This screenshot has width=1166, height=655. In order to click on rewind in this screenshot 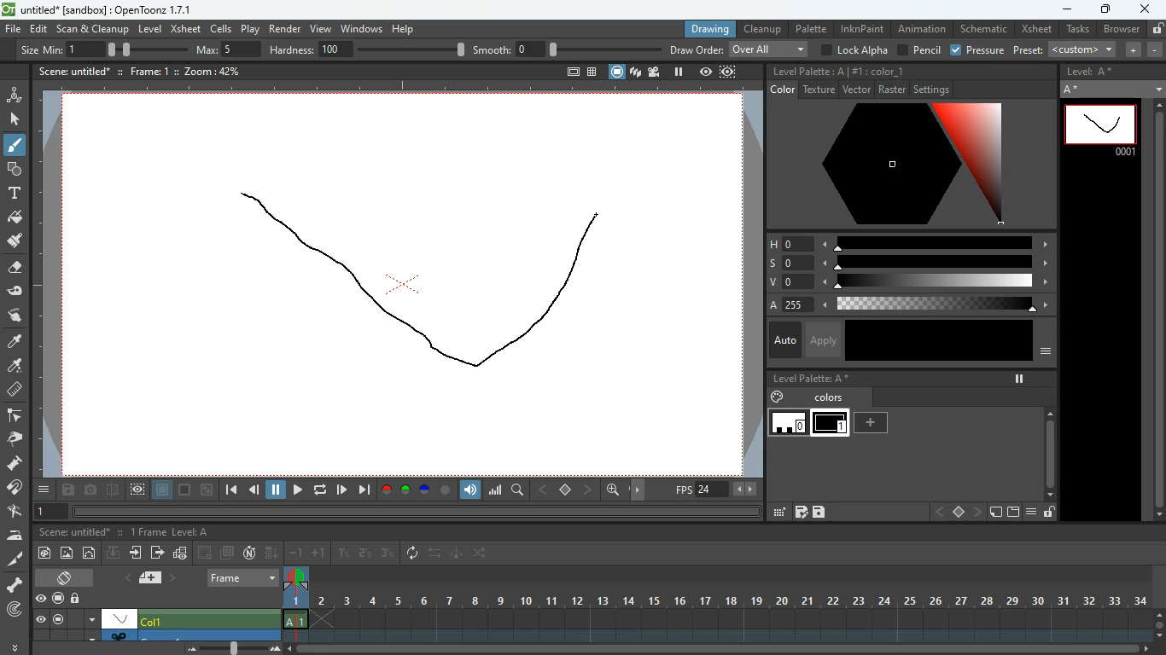, I will do `click(322, 490)`.